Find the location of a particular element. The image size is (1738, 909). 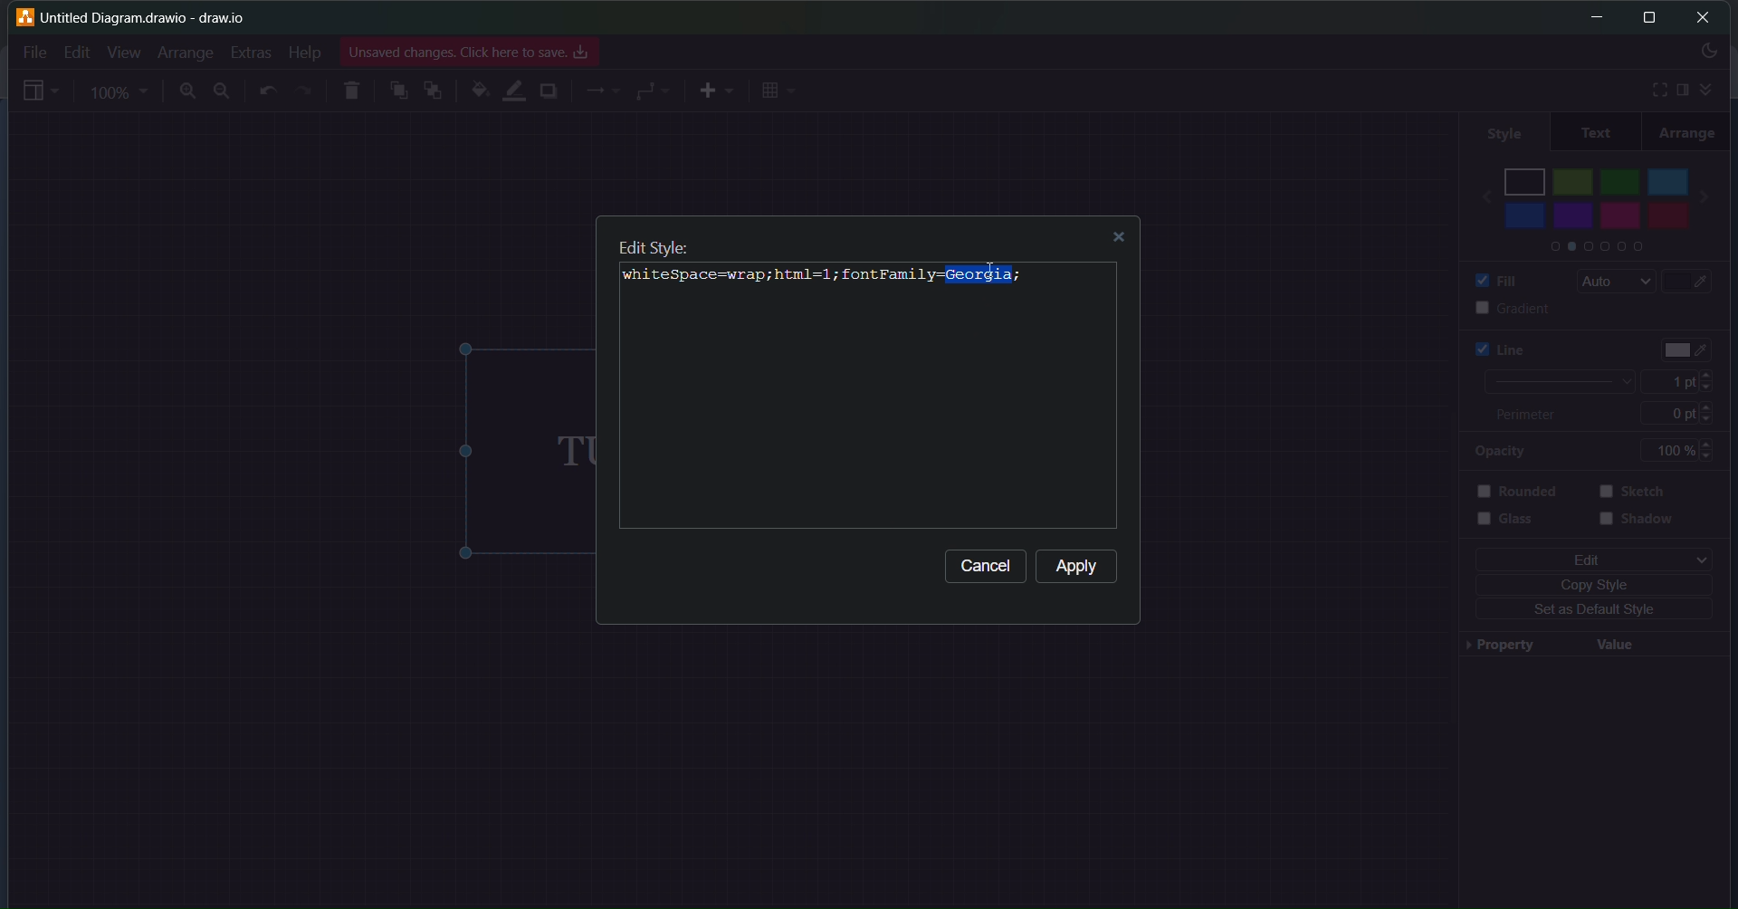

arrange is located at coordinates (1688, 132).